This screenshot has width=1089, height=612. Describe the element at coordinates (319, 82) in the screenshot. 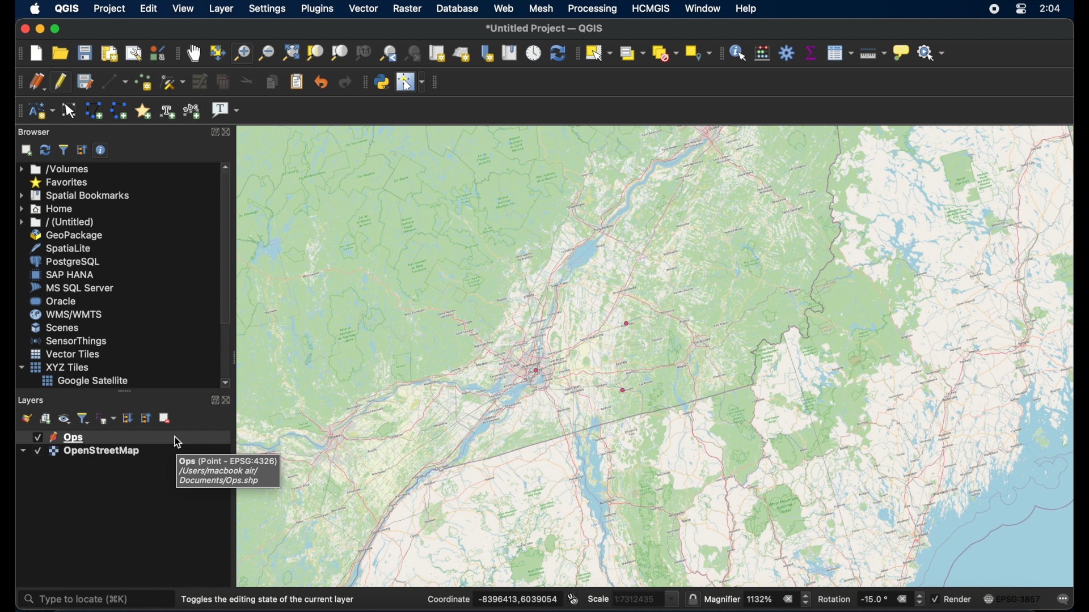

I see `undo` at that location.